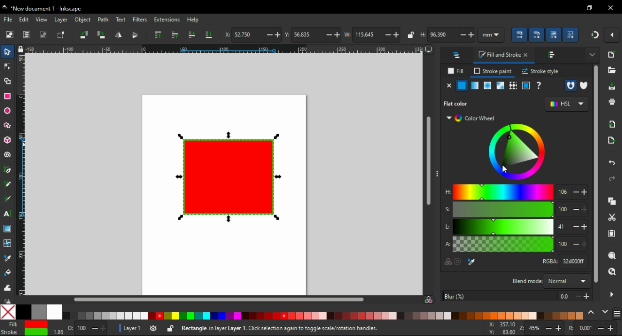  Describe the element at coordinates (193, 20) in the screenshot. I see `help` at that location.